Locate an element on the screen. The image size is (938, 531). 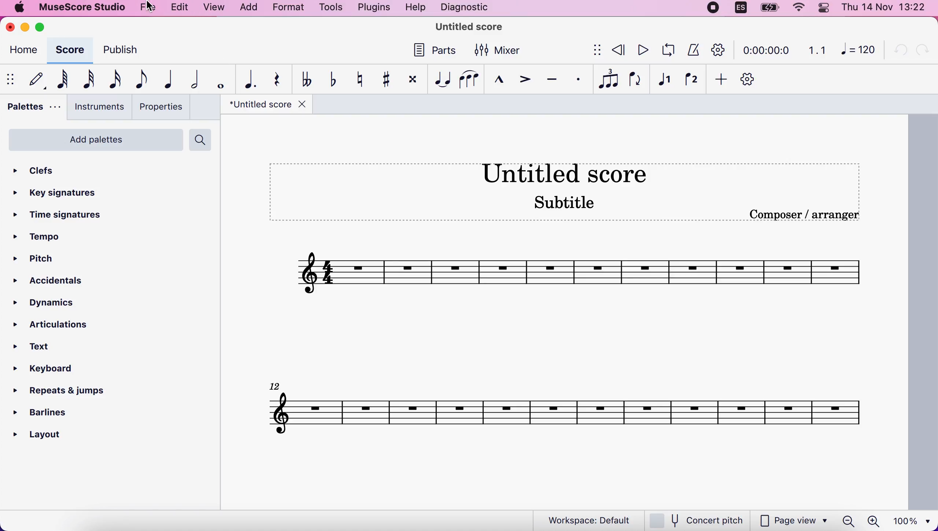
text is located at coordinates (45, 349).